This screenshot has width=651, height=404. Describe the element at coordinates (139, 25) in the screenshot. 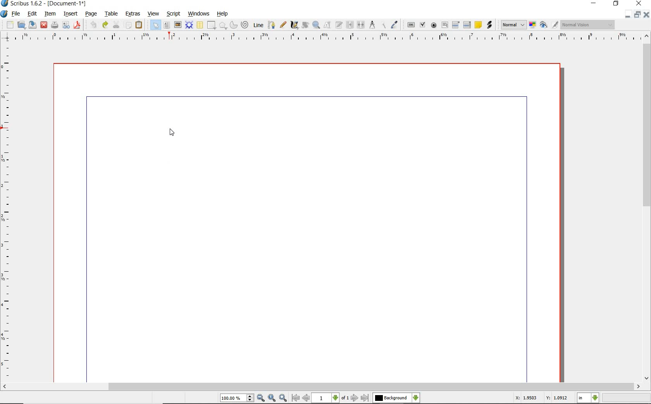

I see `paste` at that location.